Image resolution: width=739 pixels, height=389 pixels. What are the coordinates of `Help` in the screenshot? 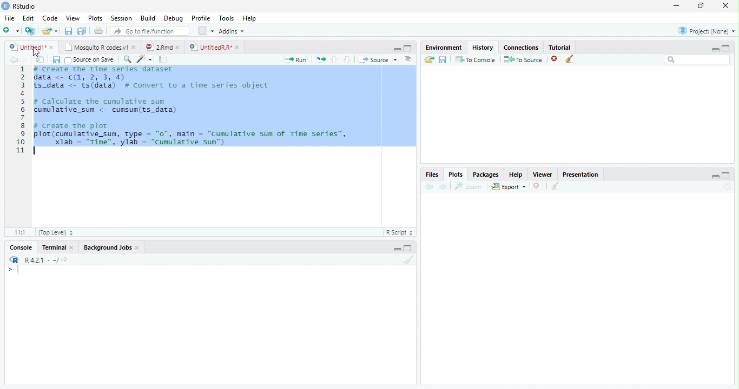 It's located at (516, 175).